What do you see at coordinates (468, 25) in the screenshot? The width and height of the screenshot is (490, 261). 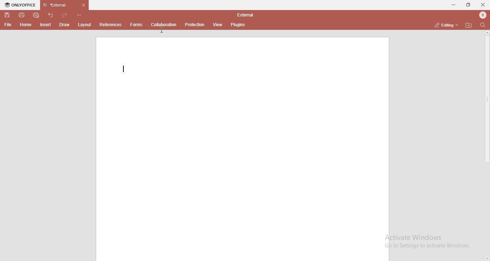 I see `open file location` at bounding box center [468, 25].